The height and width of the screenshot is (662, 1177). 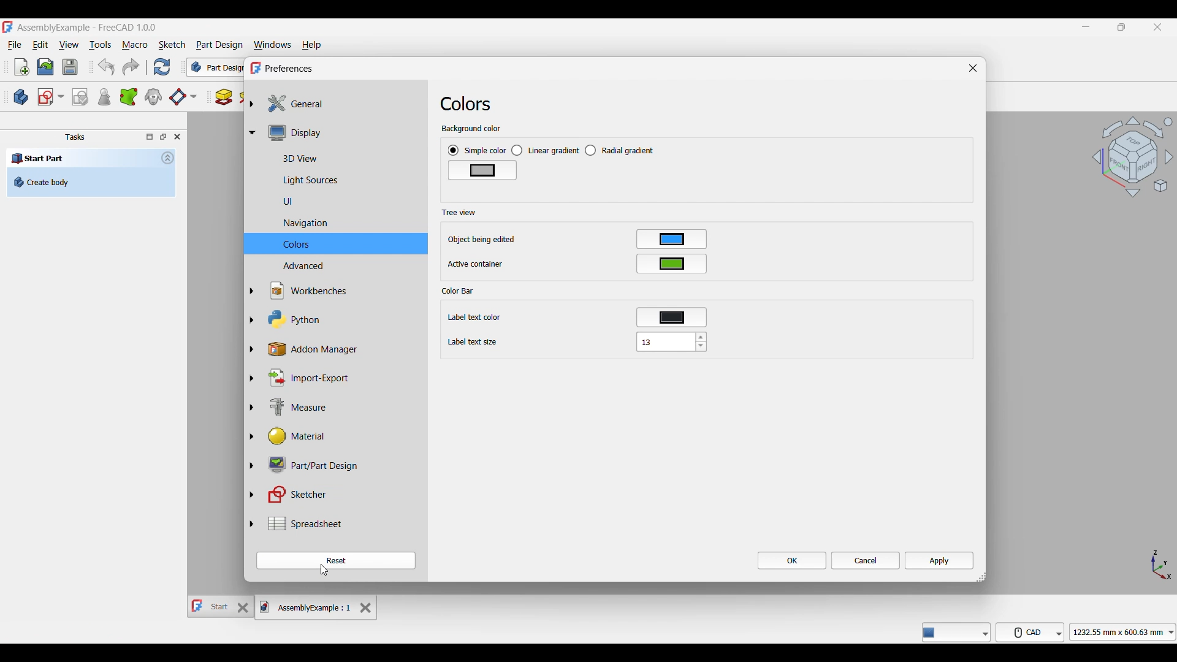 I want to click on AssemblyExample - FreeCAD 1.0.0, so click(x=87, y=28).